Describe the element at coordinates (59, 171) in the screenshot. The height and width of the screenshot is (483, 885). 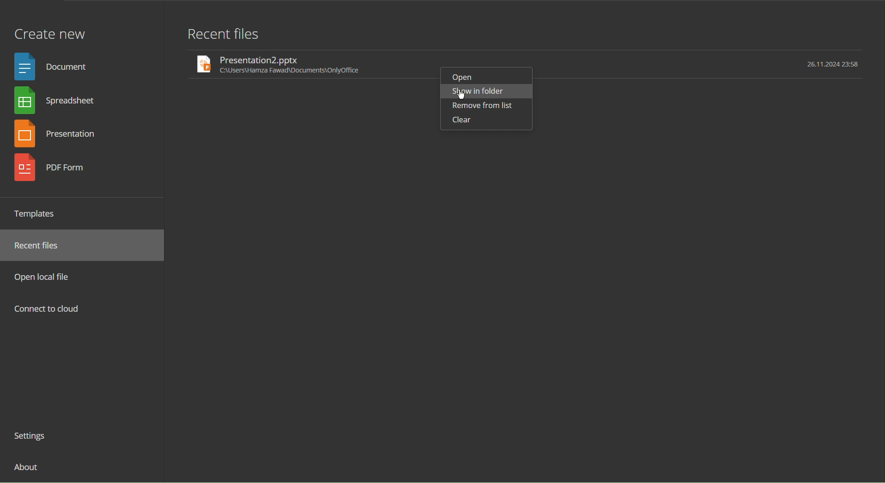
I see `PDF Form` at that location.